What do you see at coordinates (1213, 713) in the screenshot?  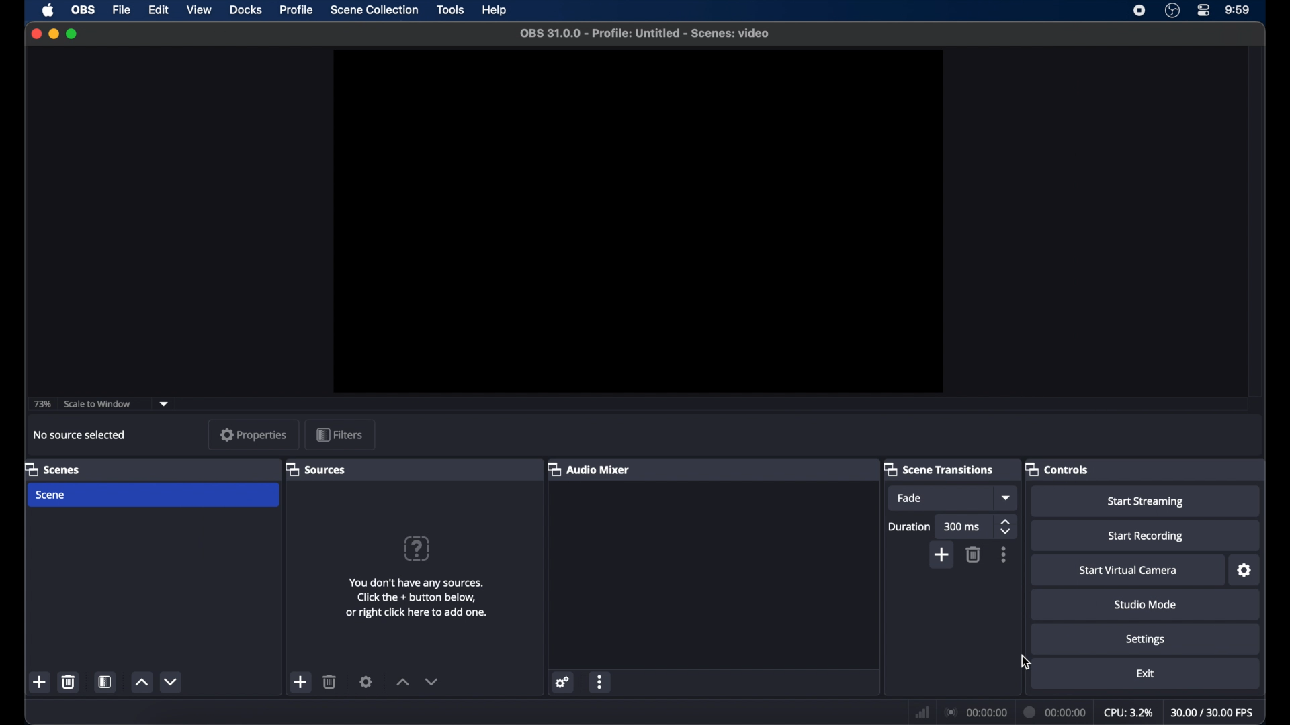 I see `fps` at bounding box center [1213, 713].